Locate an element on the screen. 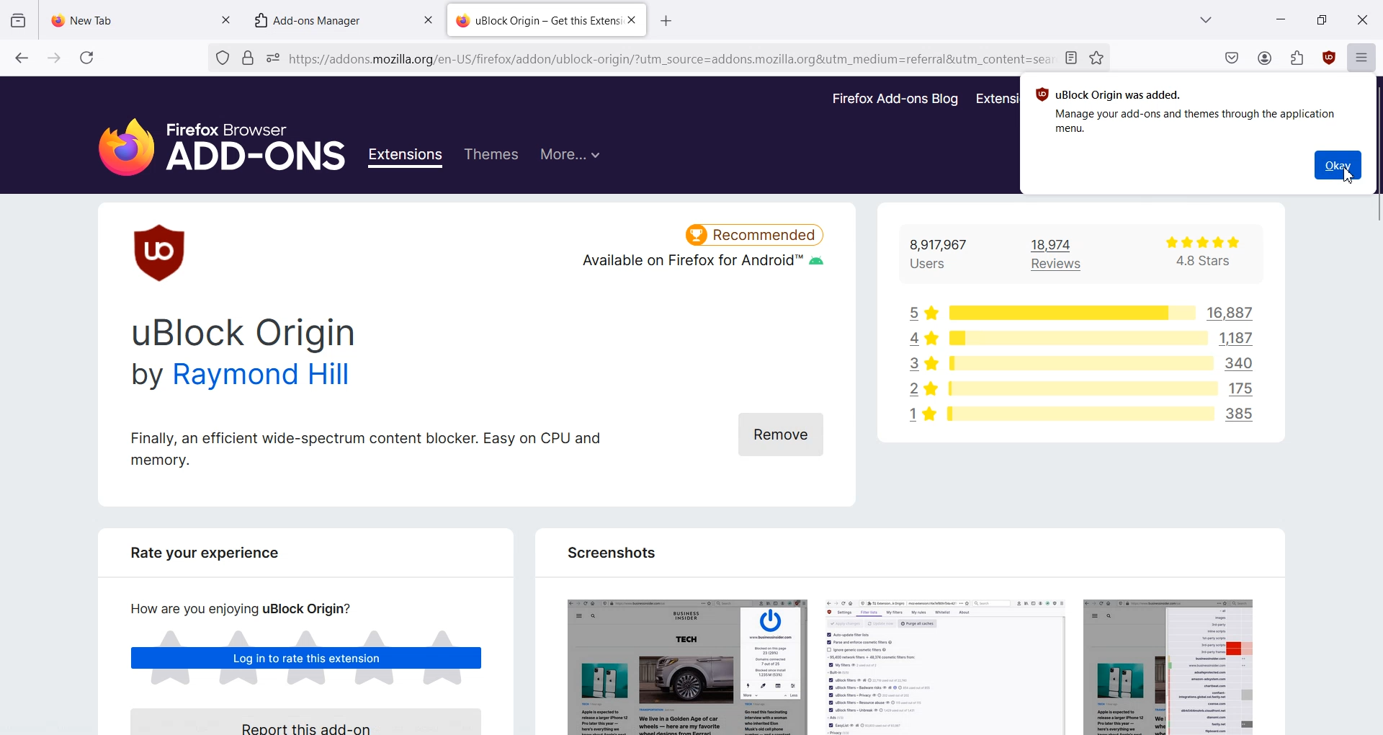 The image size is (1383, 735). 4.8 Stars rating is located at coordinates (1193, 254).